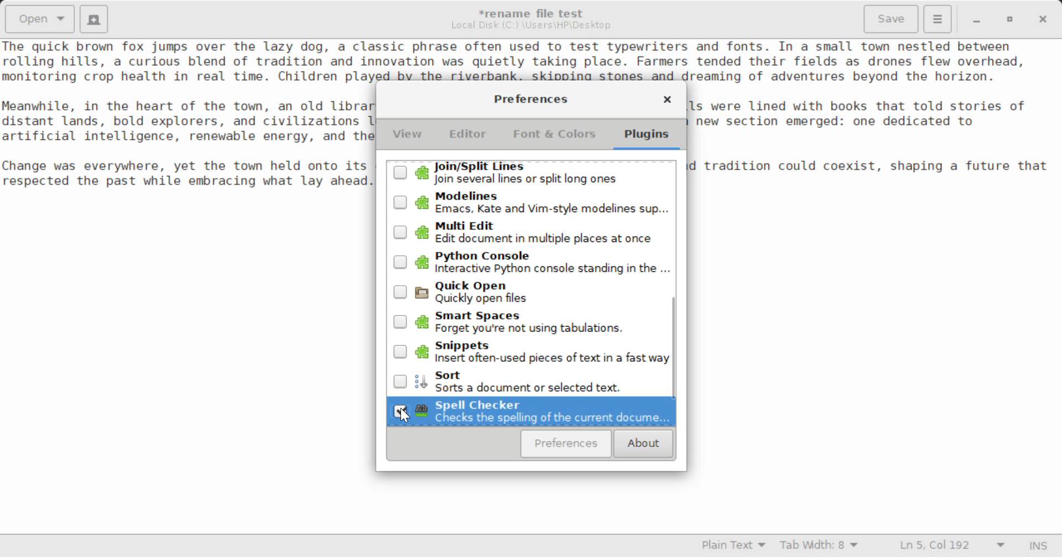 The width and height of the screenshot is (1062, 557). I want to click on Quickly Open Plugin Button Unselected, so click(531, 292).